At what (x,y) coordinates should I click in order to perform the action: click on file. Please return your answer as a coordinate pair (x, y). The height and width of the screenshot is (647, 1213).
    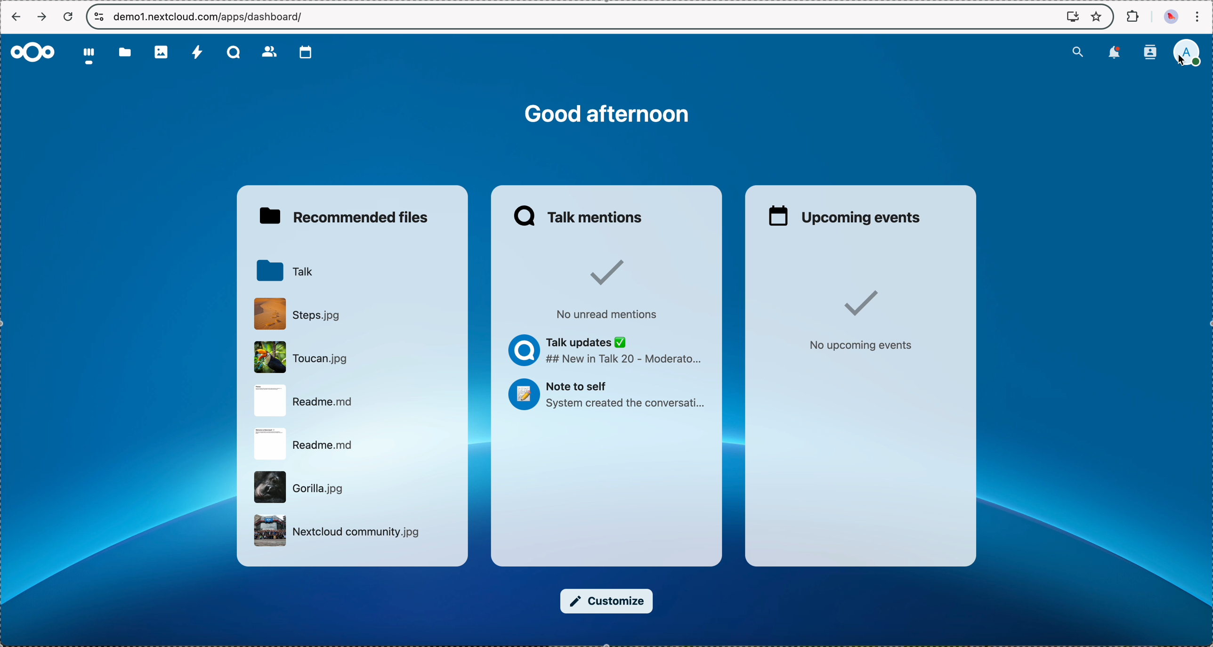
    Looking at the image, I should click on (336, 531).